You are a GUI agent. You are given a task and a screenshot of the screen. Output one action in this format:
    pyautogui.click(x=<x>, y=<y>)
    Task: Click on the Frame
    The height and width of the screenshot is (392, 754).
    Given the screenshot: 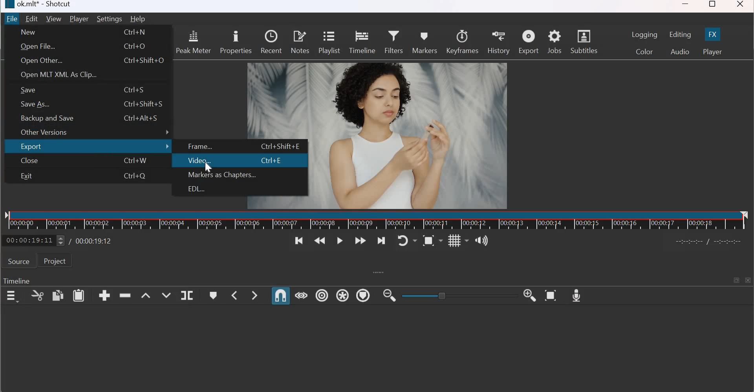 What is the action you would take?
    pyautogui.click(x=201, y=147)
    